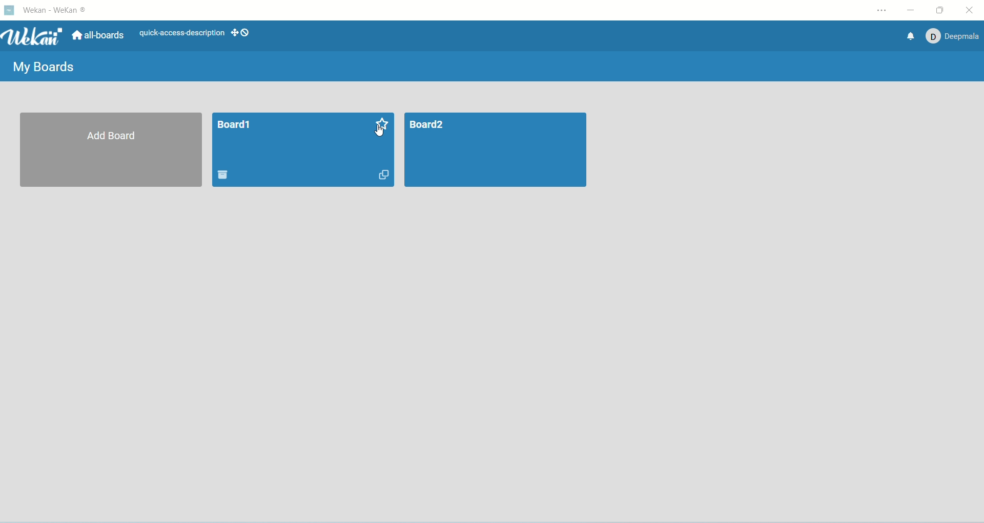  What do you see at coordinates (9, 10) in the screenshot?
I see `logo` at bounding box center [9, 10].